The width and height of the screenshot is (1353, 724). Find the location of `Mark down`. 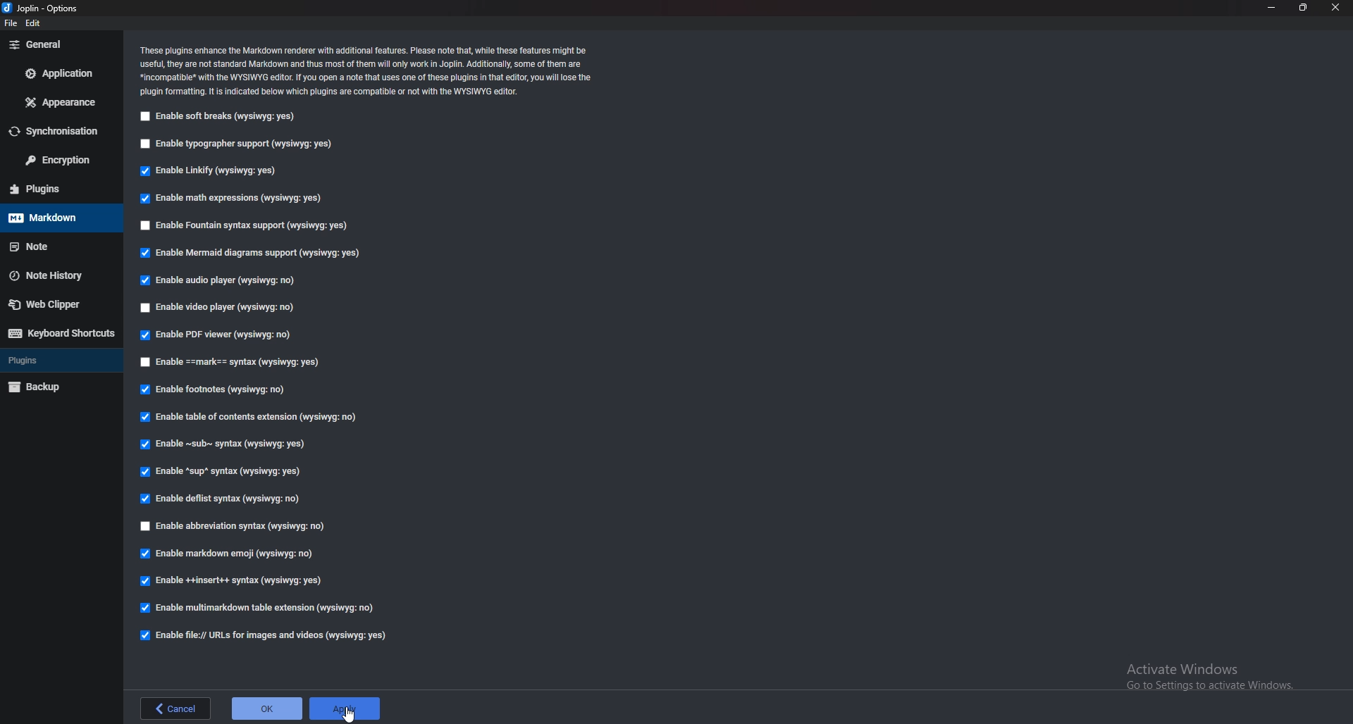

Mark down is located at coordinates (51, 218).